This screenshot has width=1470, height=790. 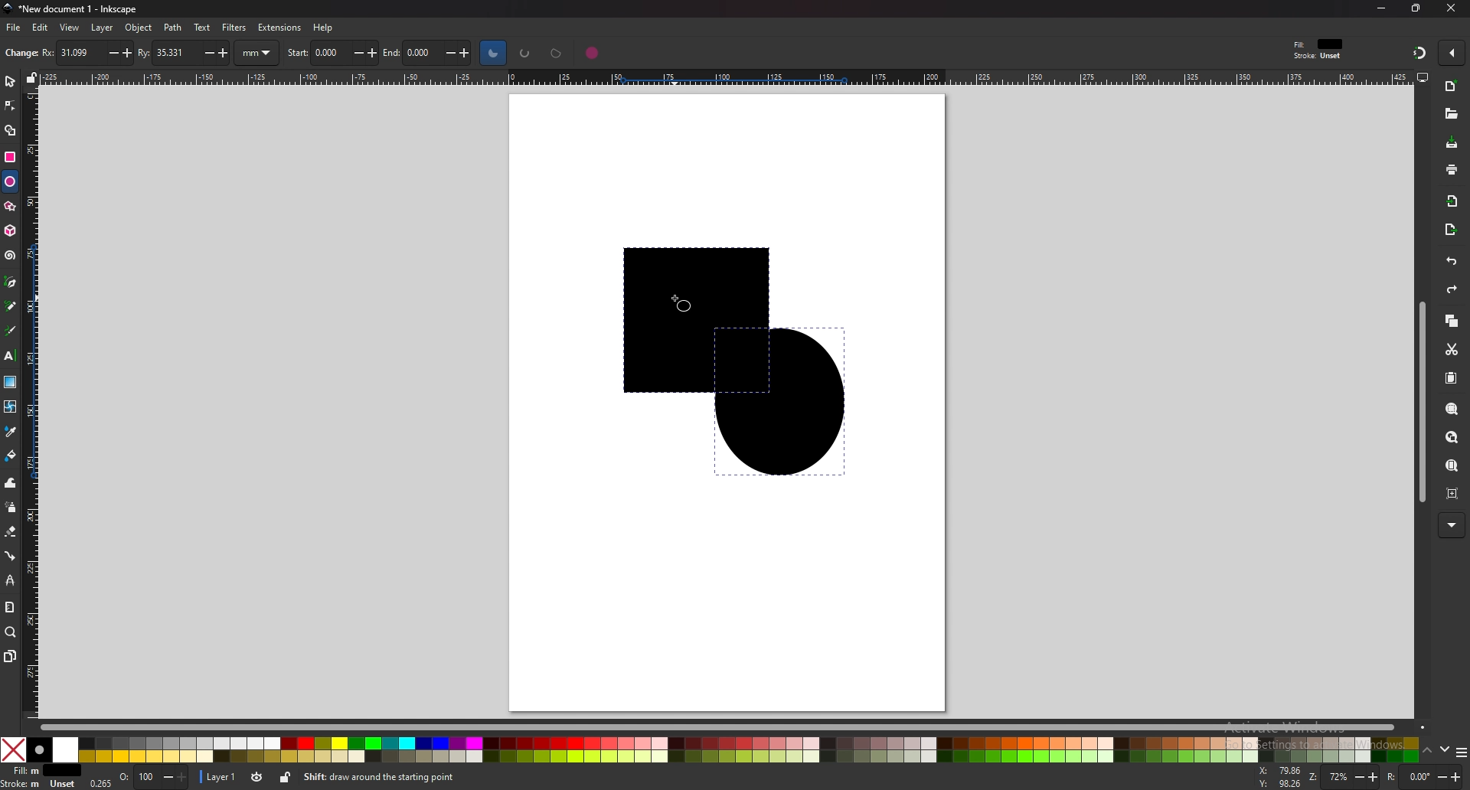 I want to click on resize, so click(x=1416, y=9).